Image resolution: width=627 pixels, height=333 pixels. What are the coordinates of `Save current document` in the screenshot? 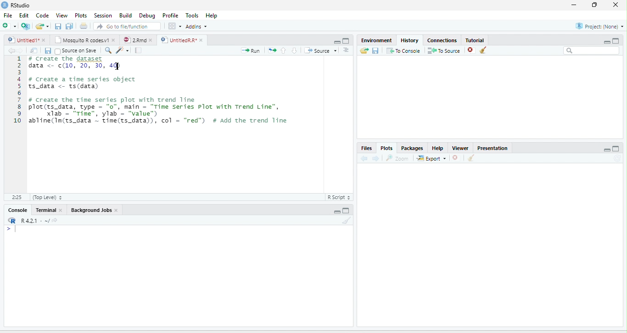 It's located at (48, 51).